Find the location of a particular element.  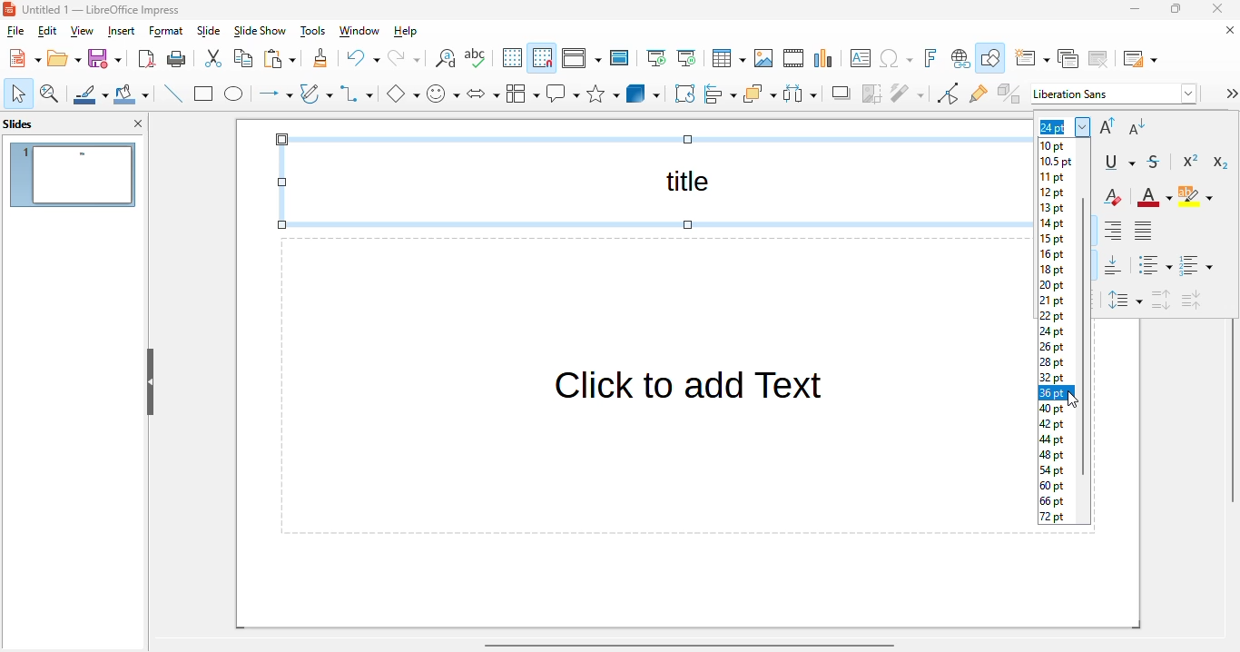

start from first slide is located at coordinates (658, 58).